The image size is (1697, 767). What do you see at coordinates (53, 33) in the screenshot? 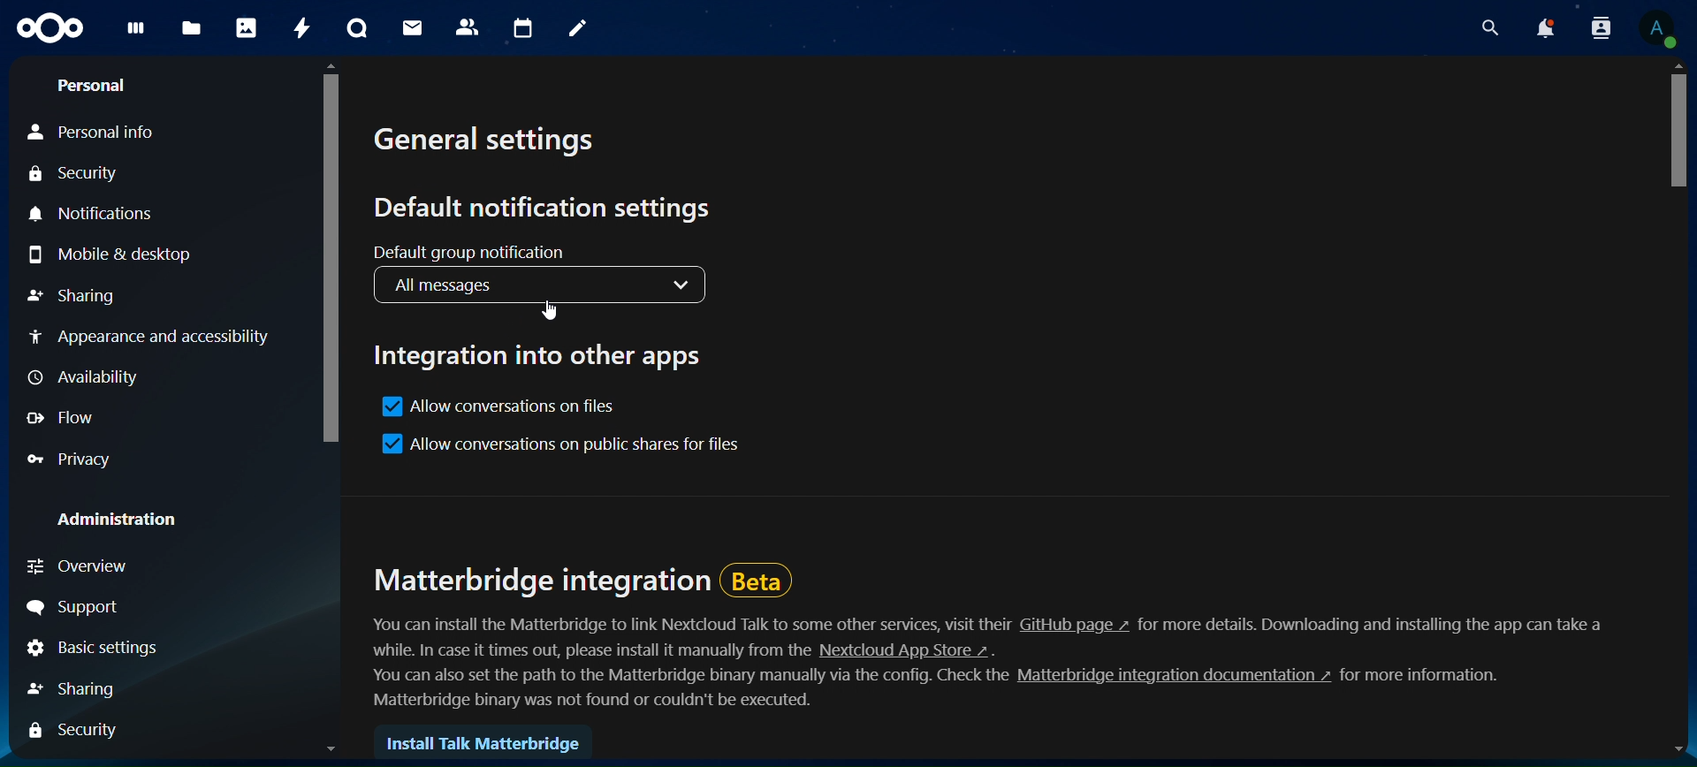
I see `icon` at bounding box center [53, 33].